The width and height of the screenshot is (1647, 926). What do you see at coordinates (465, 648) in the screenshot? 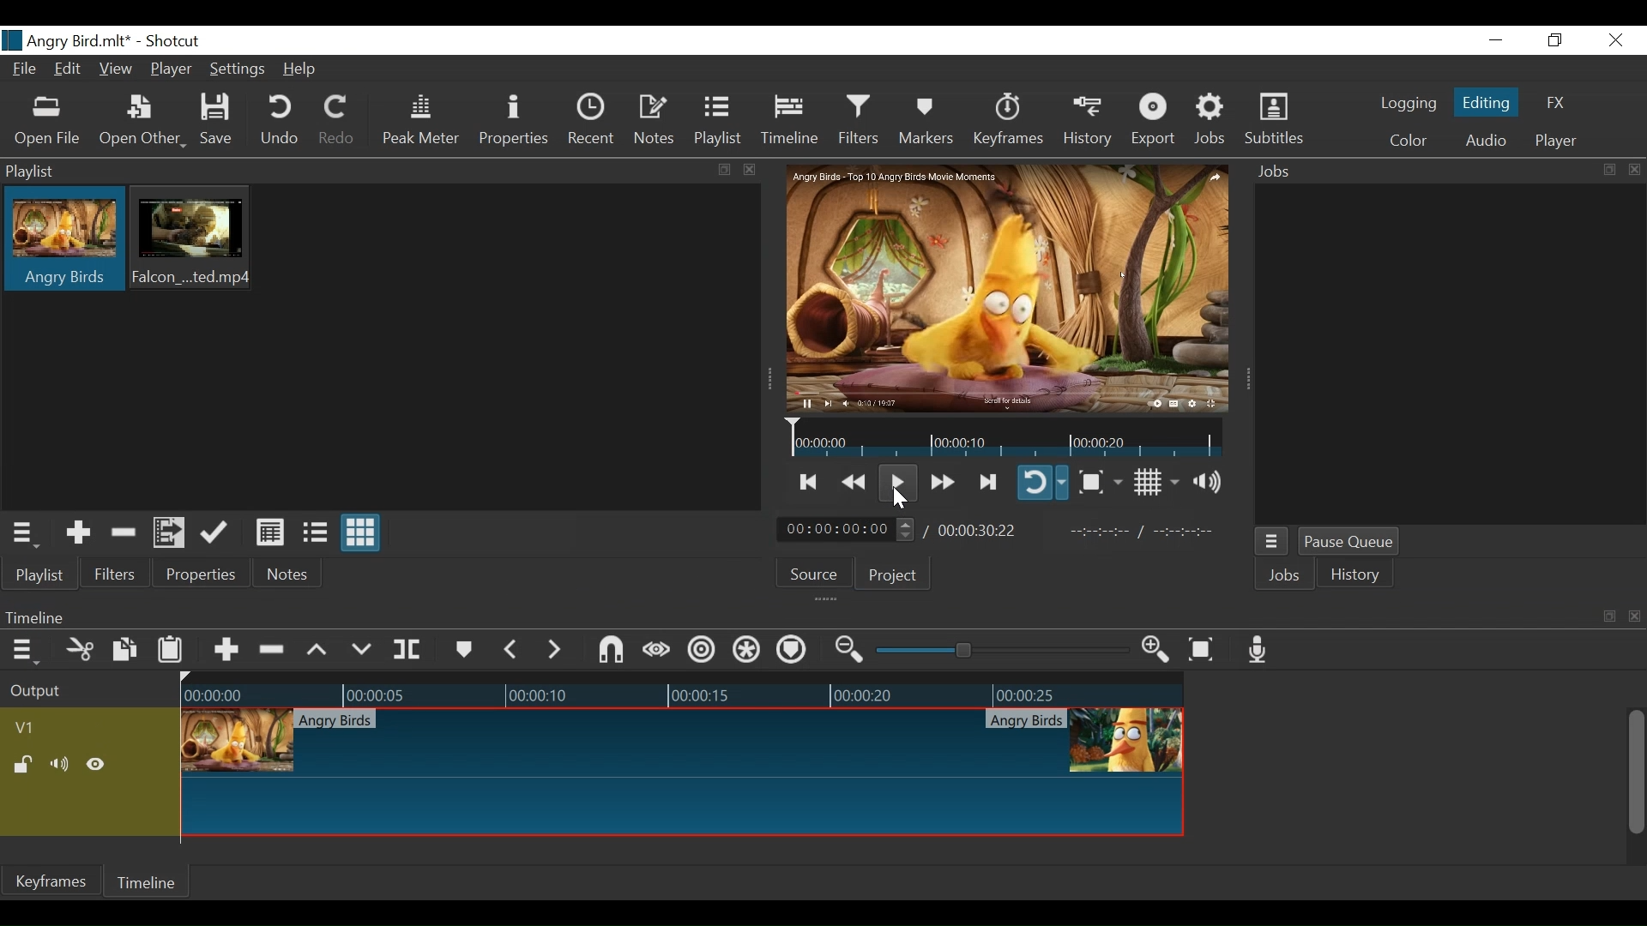
I see `Markers` at bounding box center [465, 648].